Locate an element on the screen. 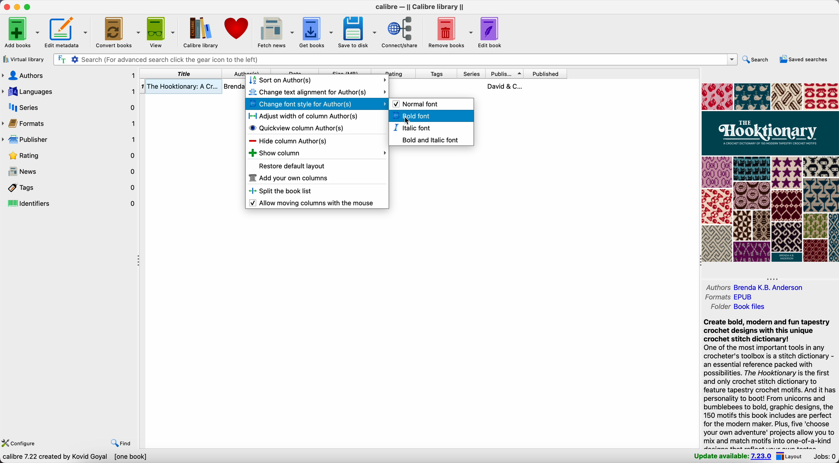  save to disk is located at coordinates (357, 31).